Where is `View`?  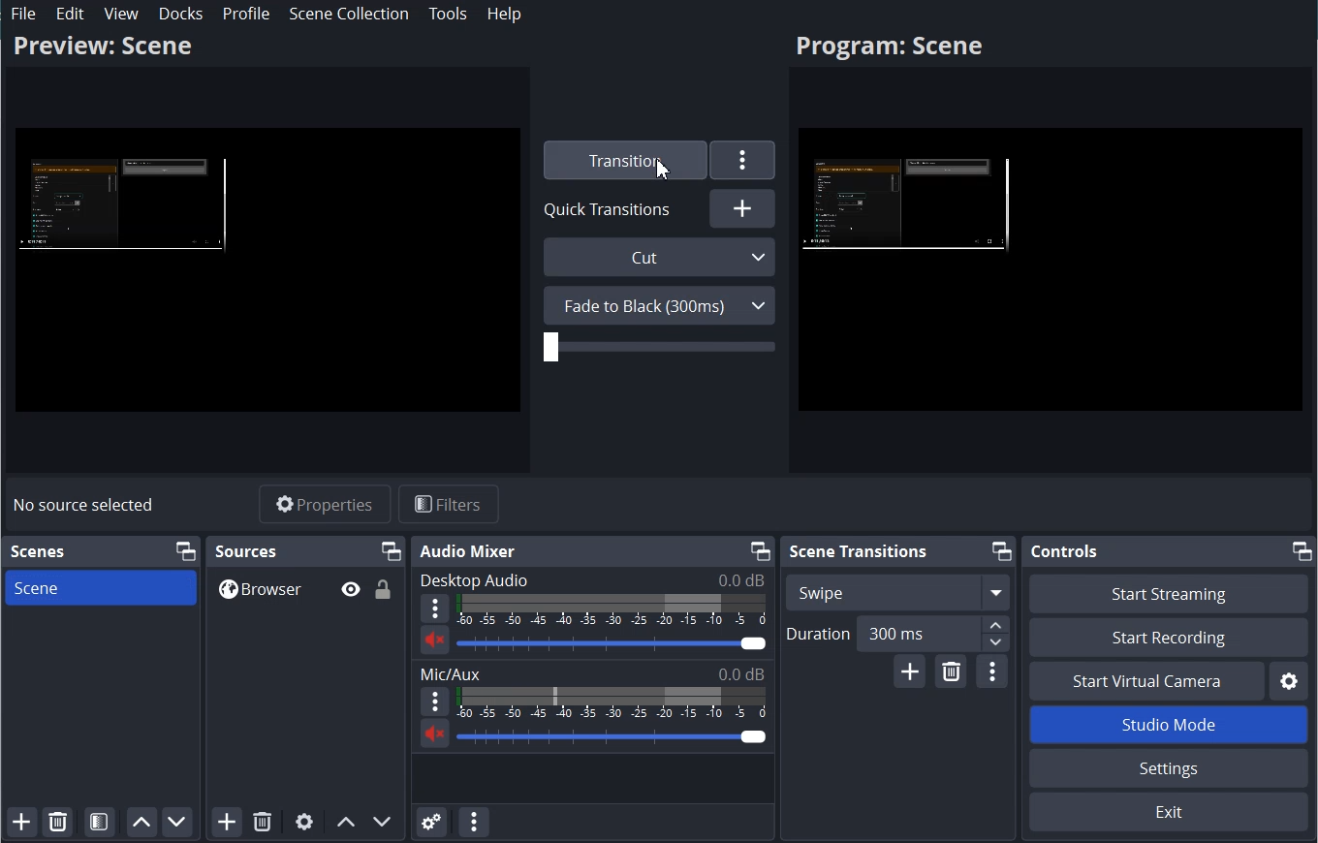 View is located at coordinates (122, 14).